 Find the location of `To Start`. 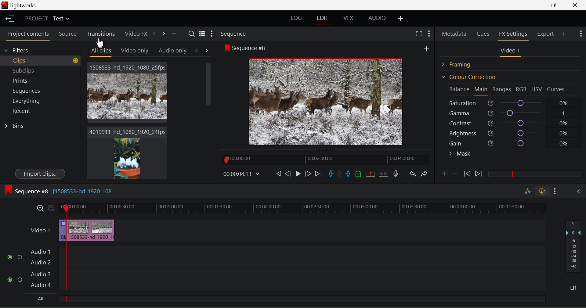

To Start is located at coordinates (277, 174).